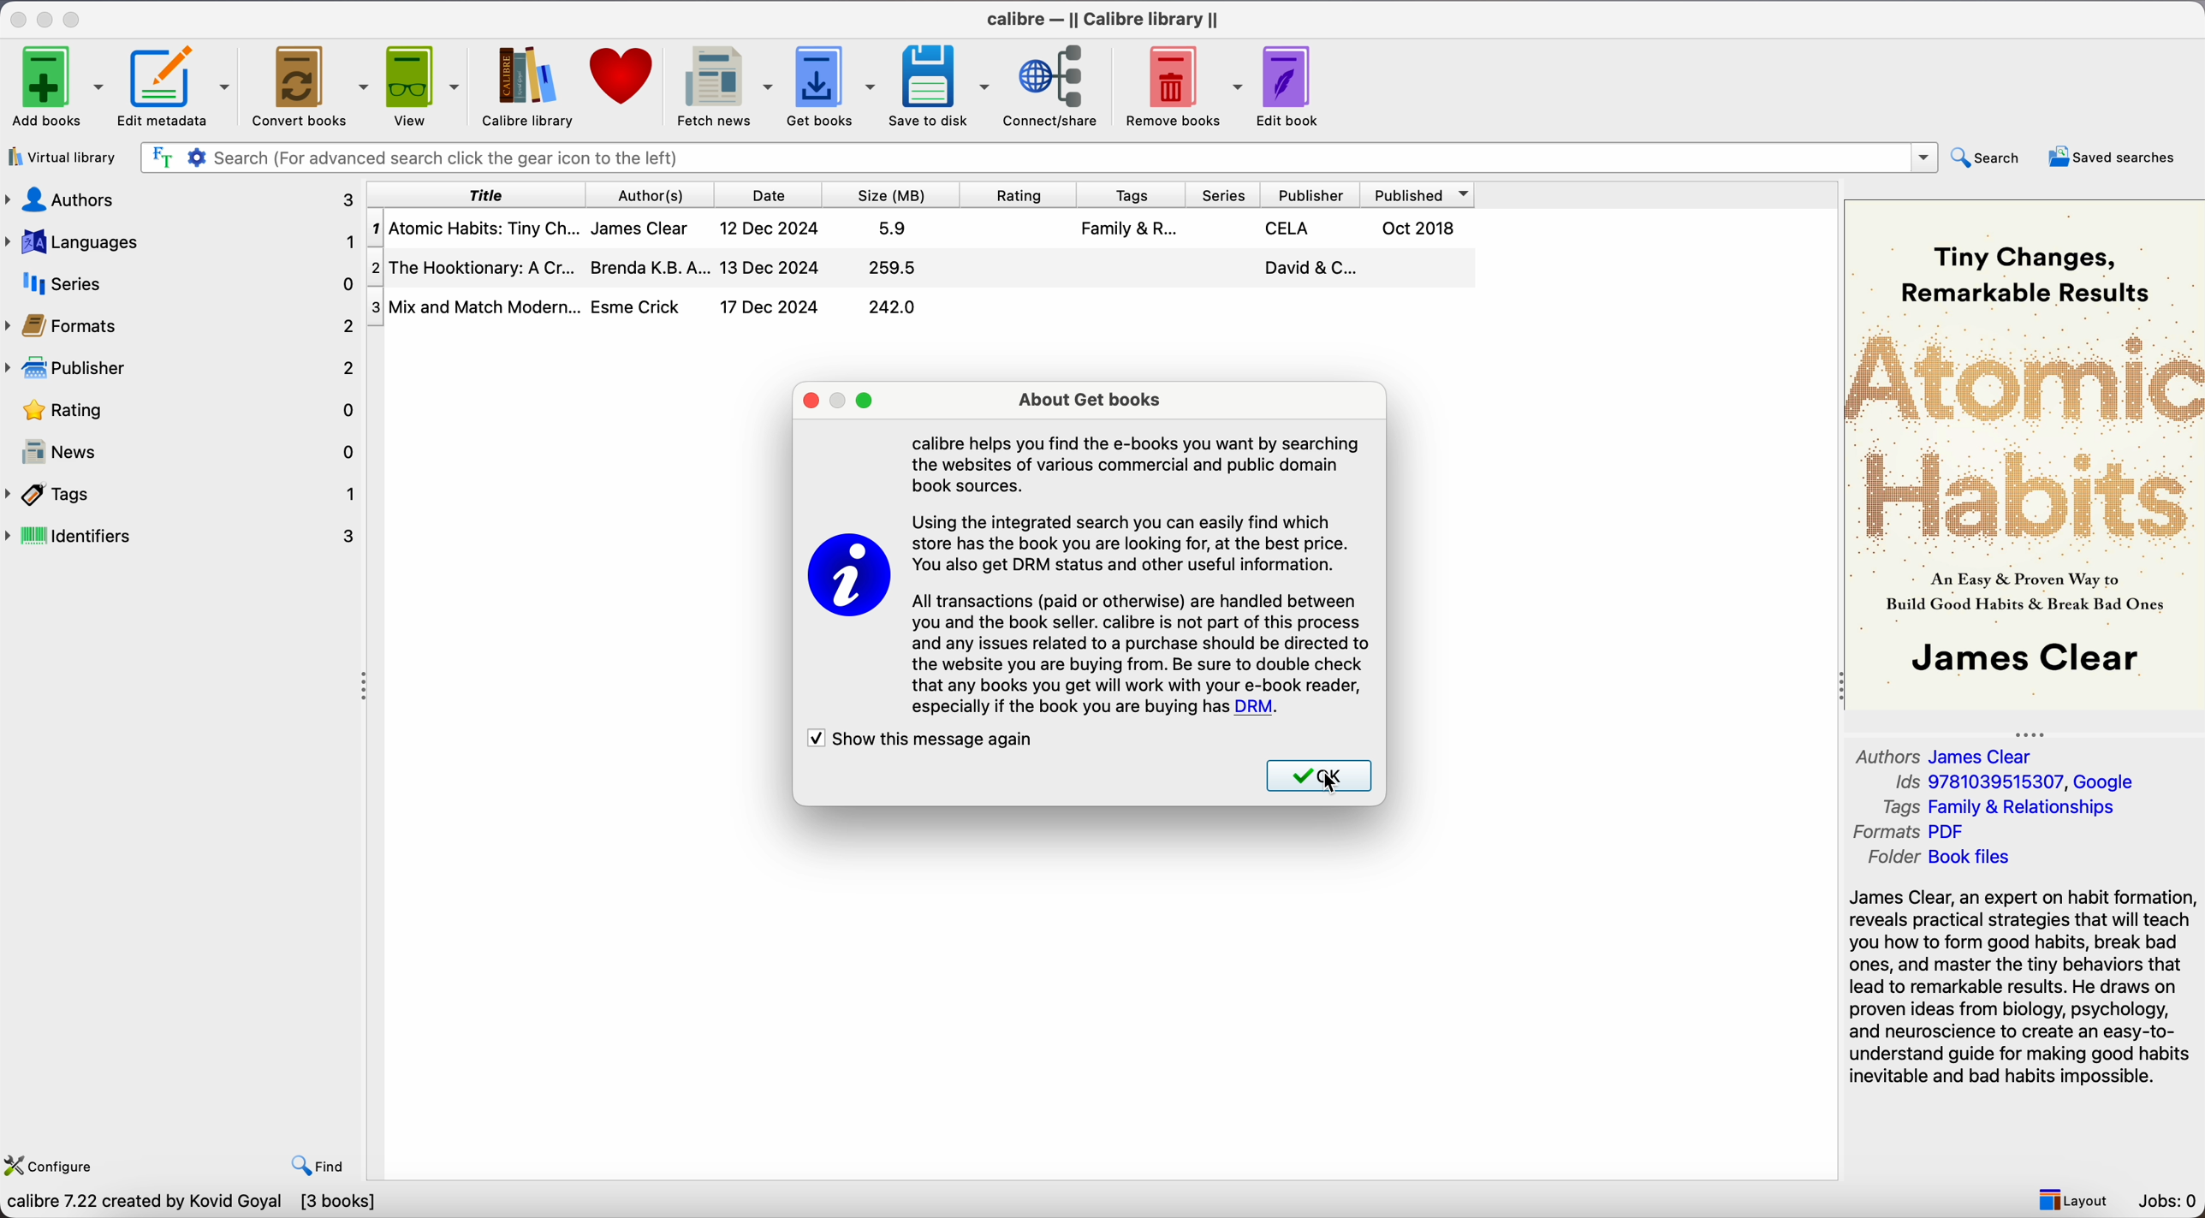 The width and height of the screenshot is (2205, 1218). What do you see at coordinates (1998, 808) in the screenshot?
I see `Tags Family & Relationships` at bounding box center [1998, 808].